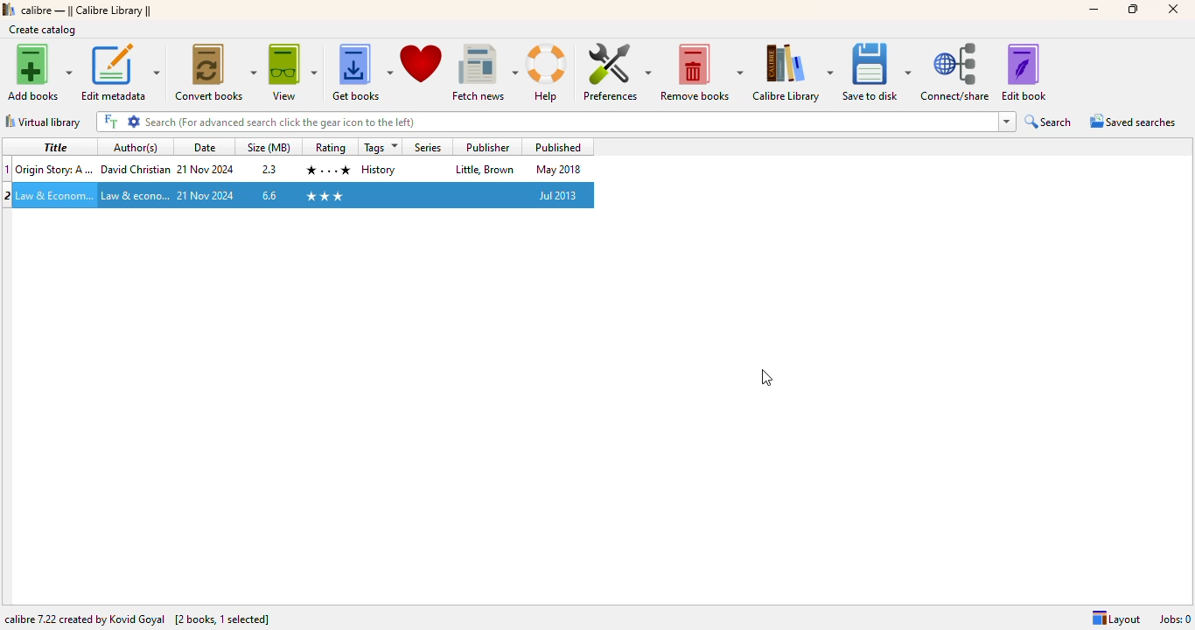  Describe the element at coordinates (42, 122) in the screenshot. I see `virtual library` at that location.